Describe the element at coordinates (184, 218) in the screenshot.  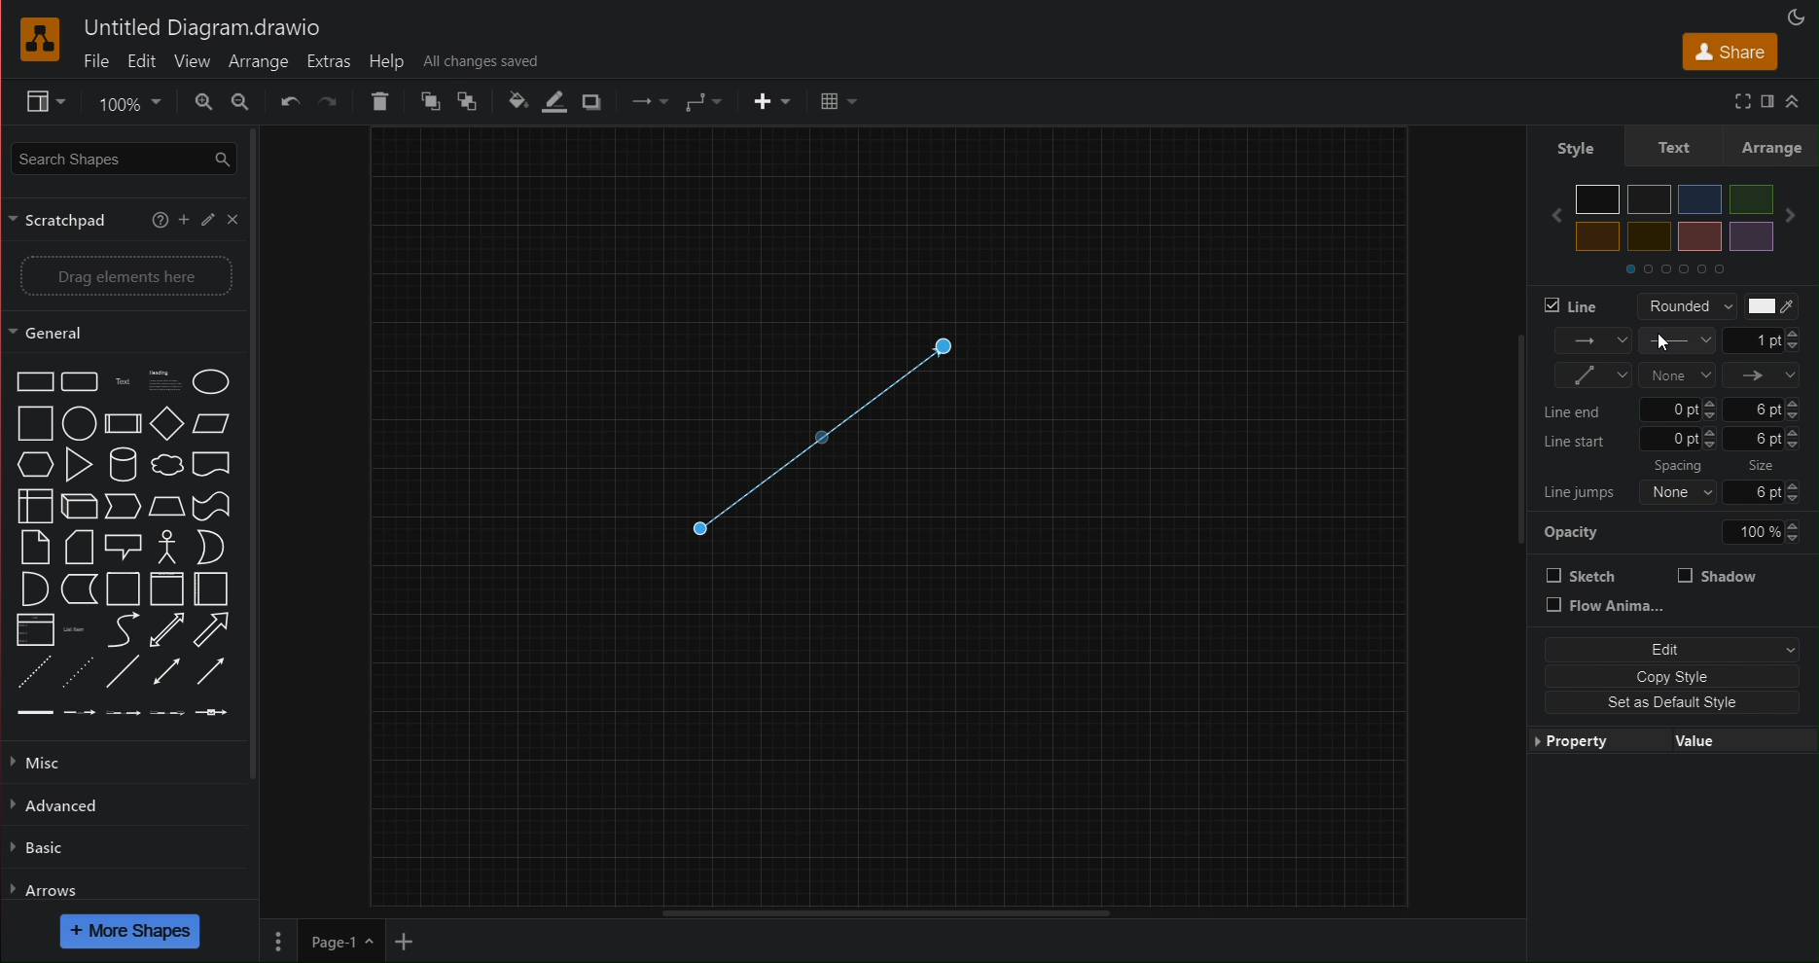
I see `Add` at that location.